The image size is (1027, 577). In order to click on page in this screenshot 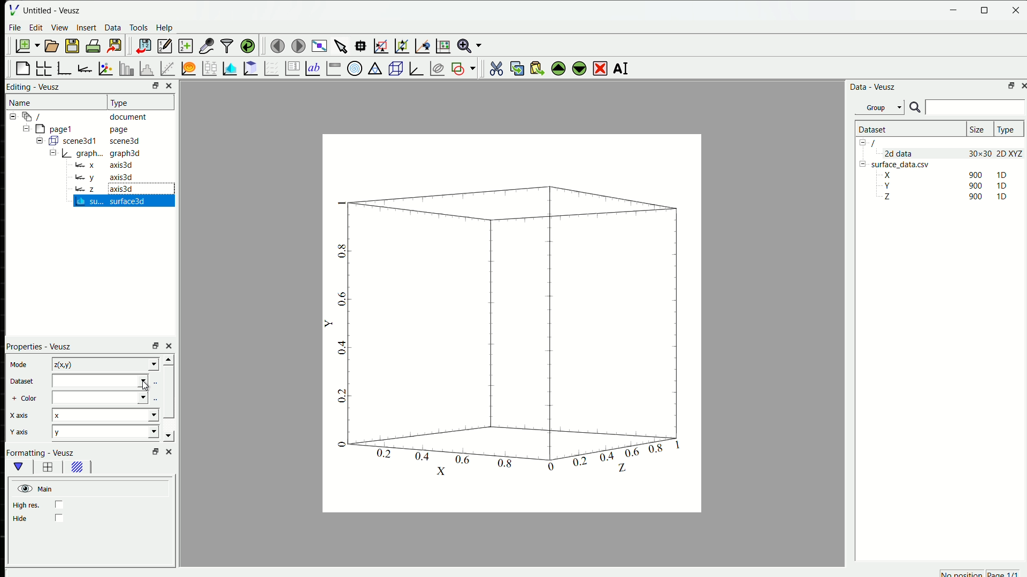, I will do `click(125, 130)`.